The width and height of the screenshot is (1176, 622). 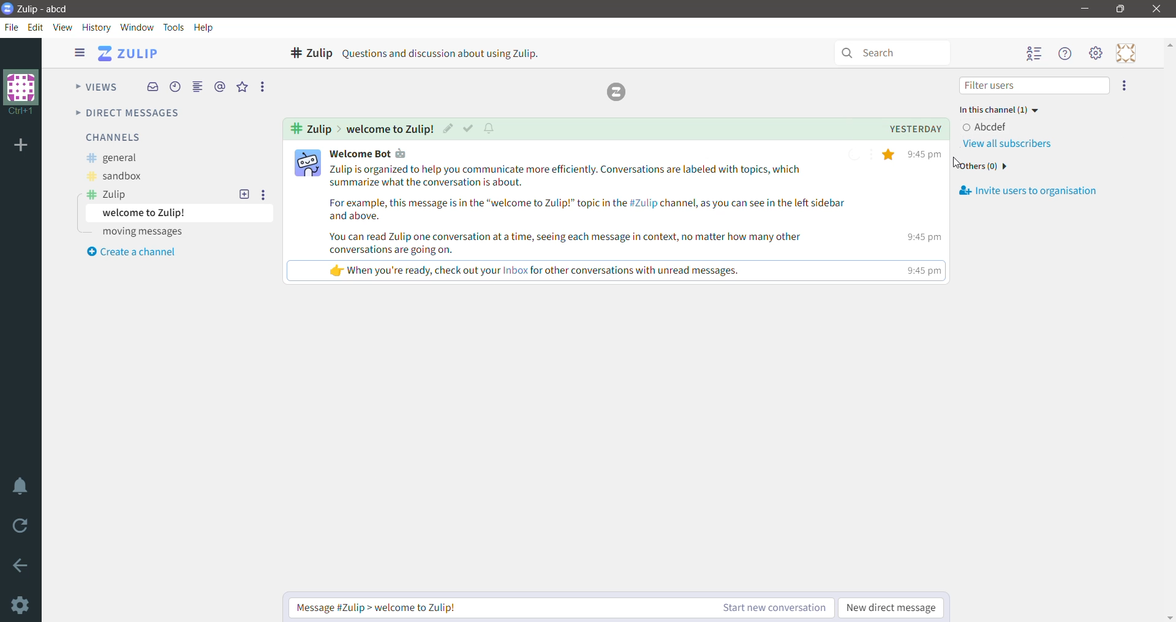 What do you see at coordinates (620, 91) in the screenshot?
I see `Logo` at bounding box center [620, 91].